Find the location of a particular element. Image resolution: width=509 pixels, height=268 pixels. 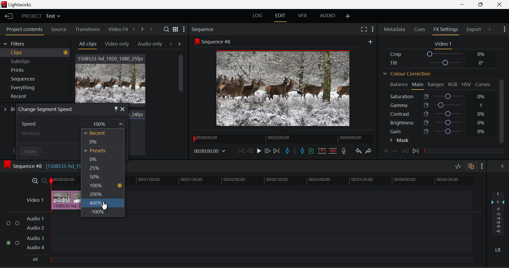

Everything is located at coordinates (38, 87).